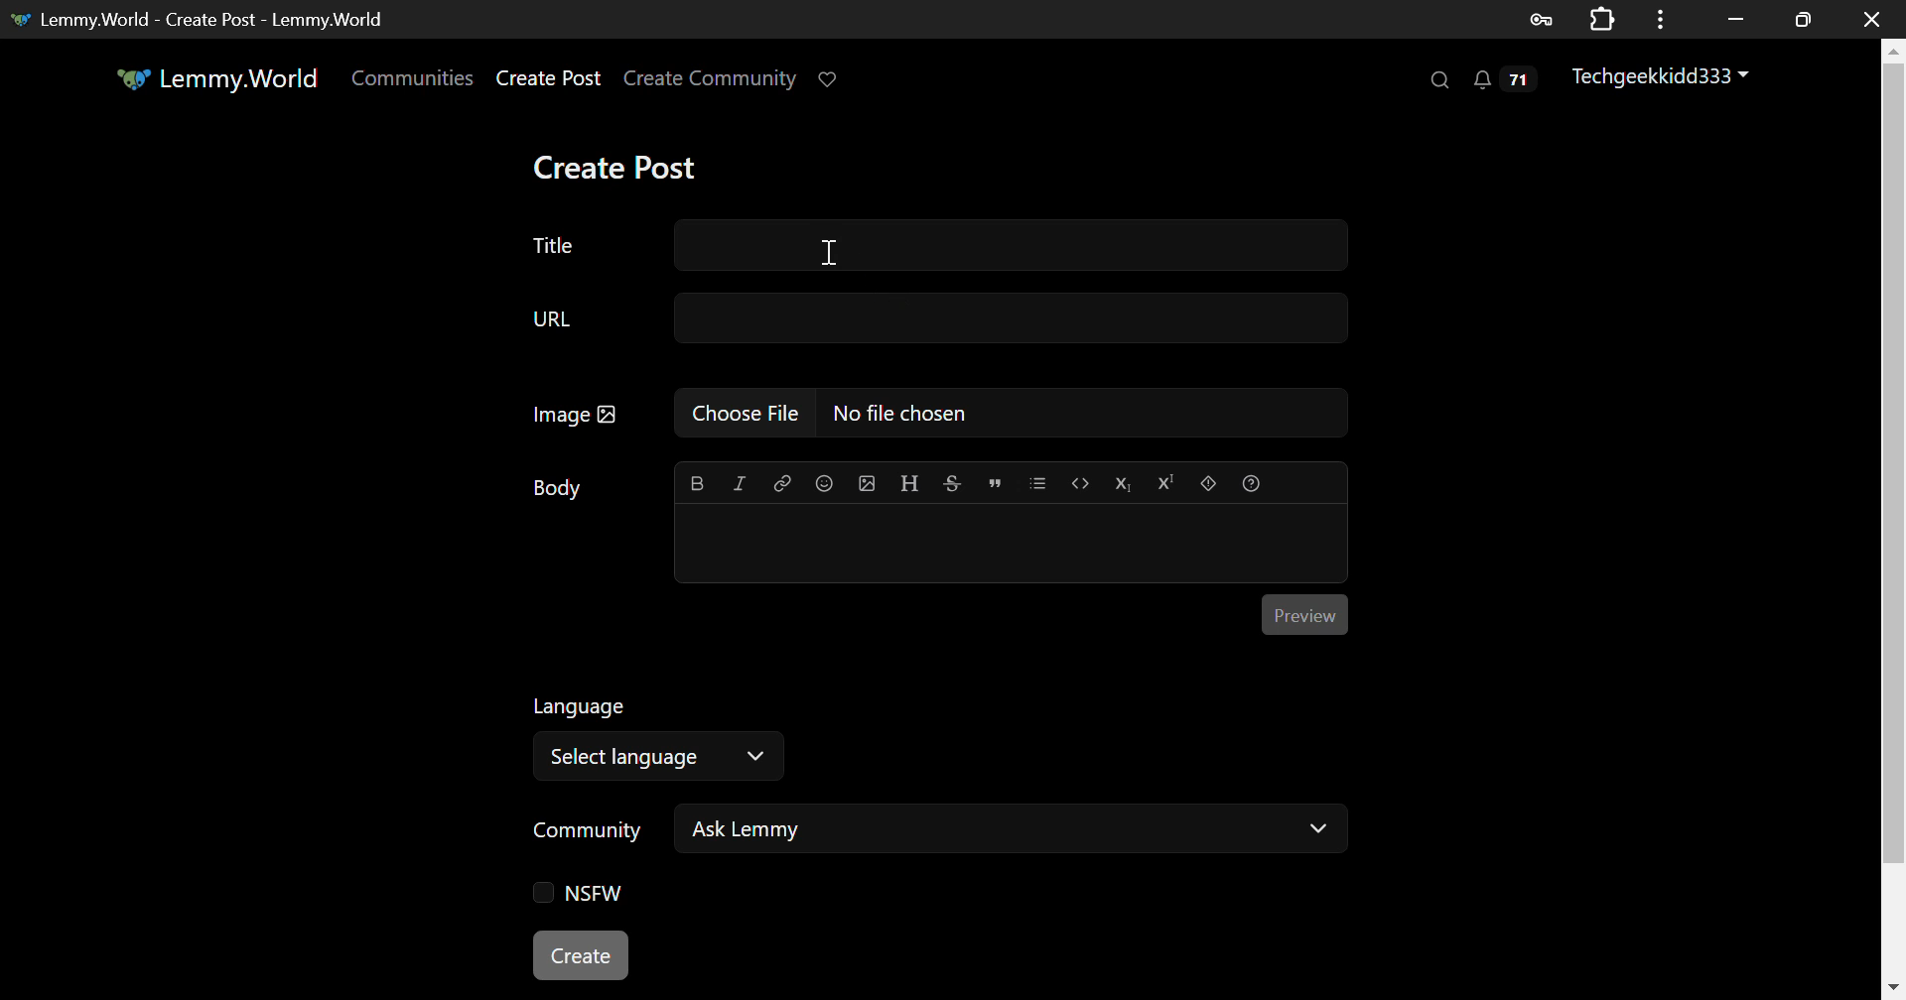 The image size is (1906, 1000). Describe the element at coordinates (220, 78) in the screenshot. I see `Lemmy.World` at that location.